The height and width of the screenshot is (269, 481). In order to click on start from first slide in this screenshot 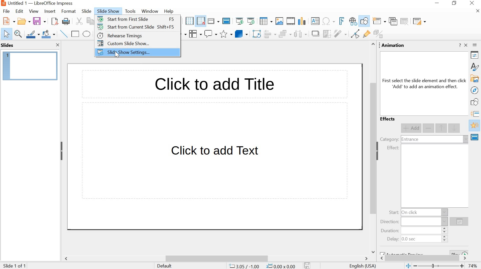, I will do `click(124, 19)`.